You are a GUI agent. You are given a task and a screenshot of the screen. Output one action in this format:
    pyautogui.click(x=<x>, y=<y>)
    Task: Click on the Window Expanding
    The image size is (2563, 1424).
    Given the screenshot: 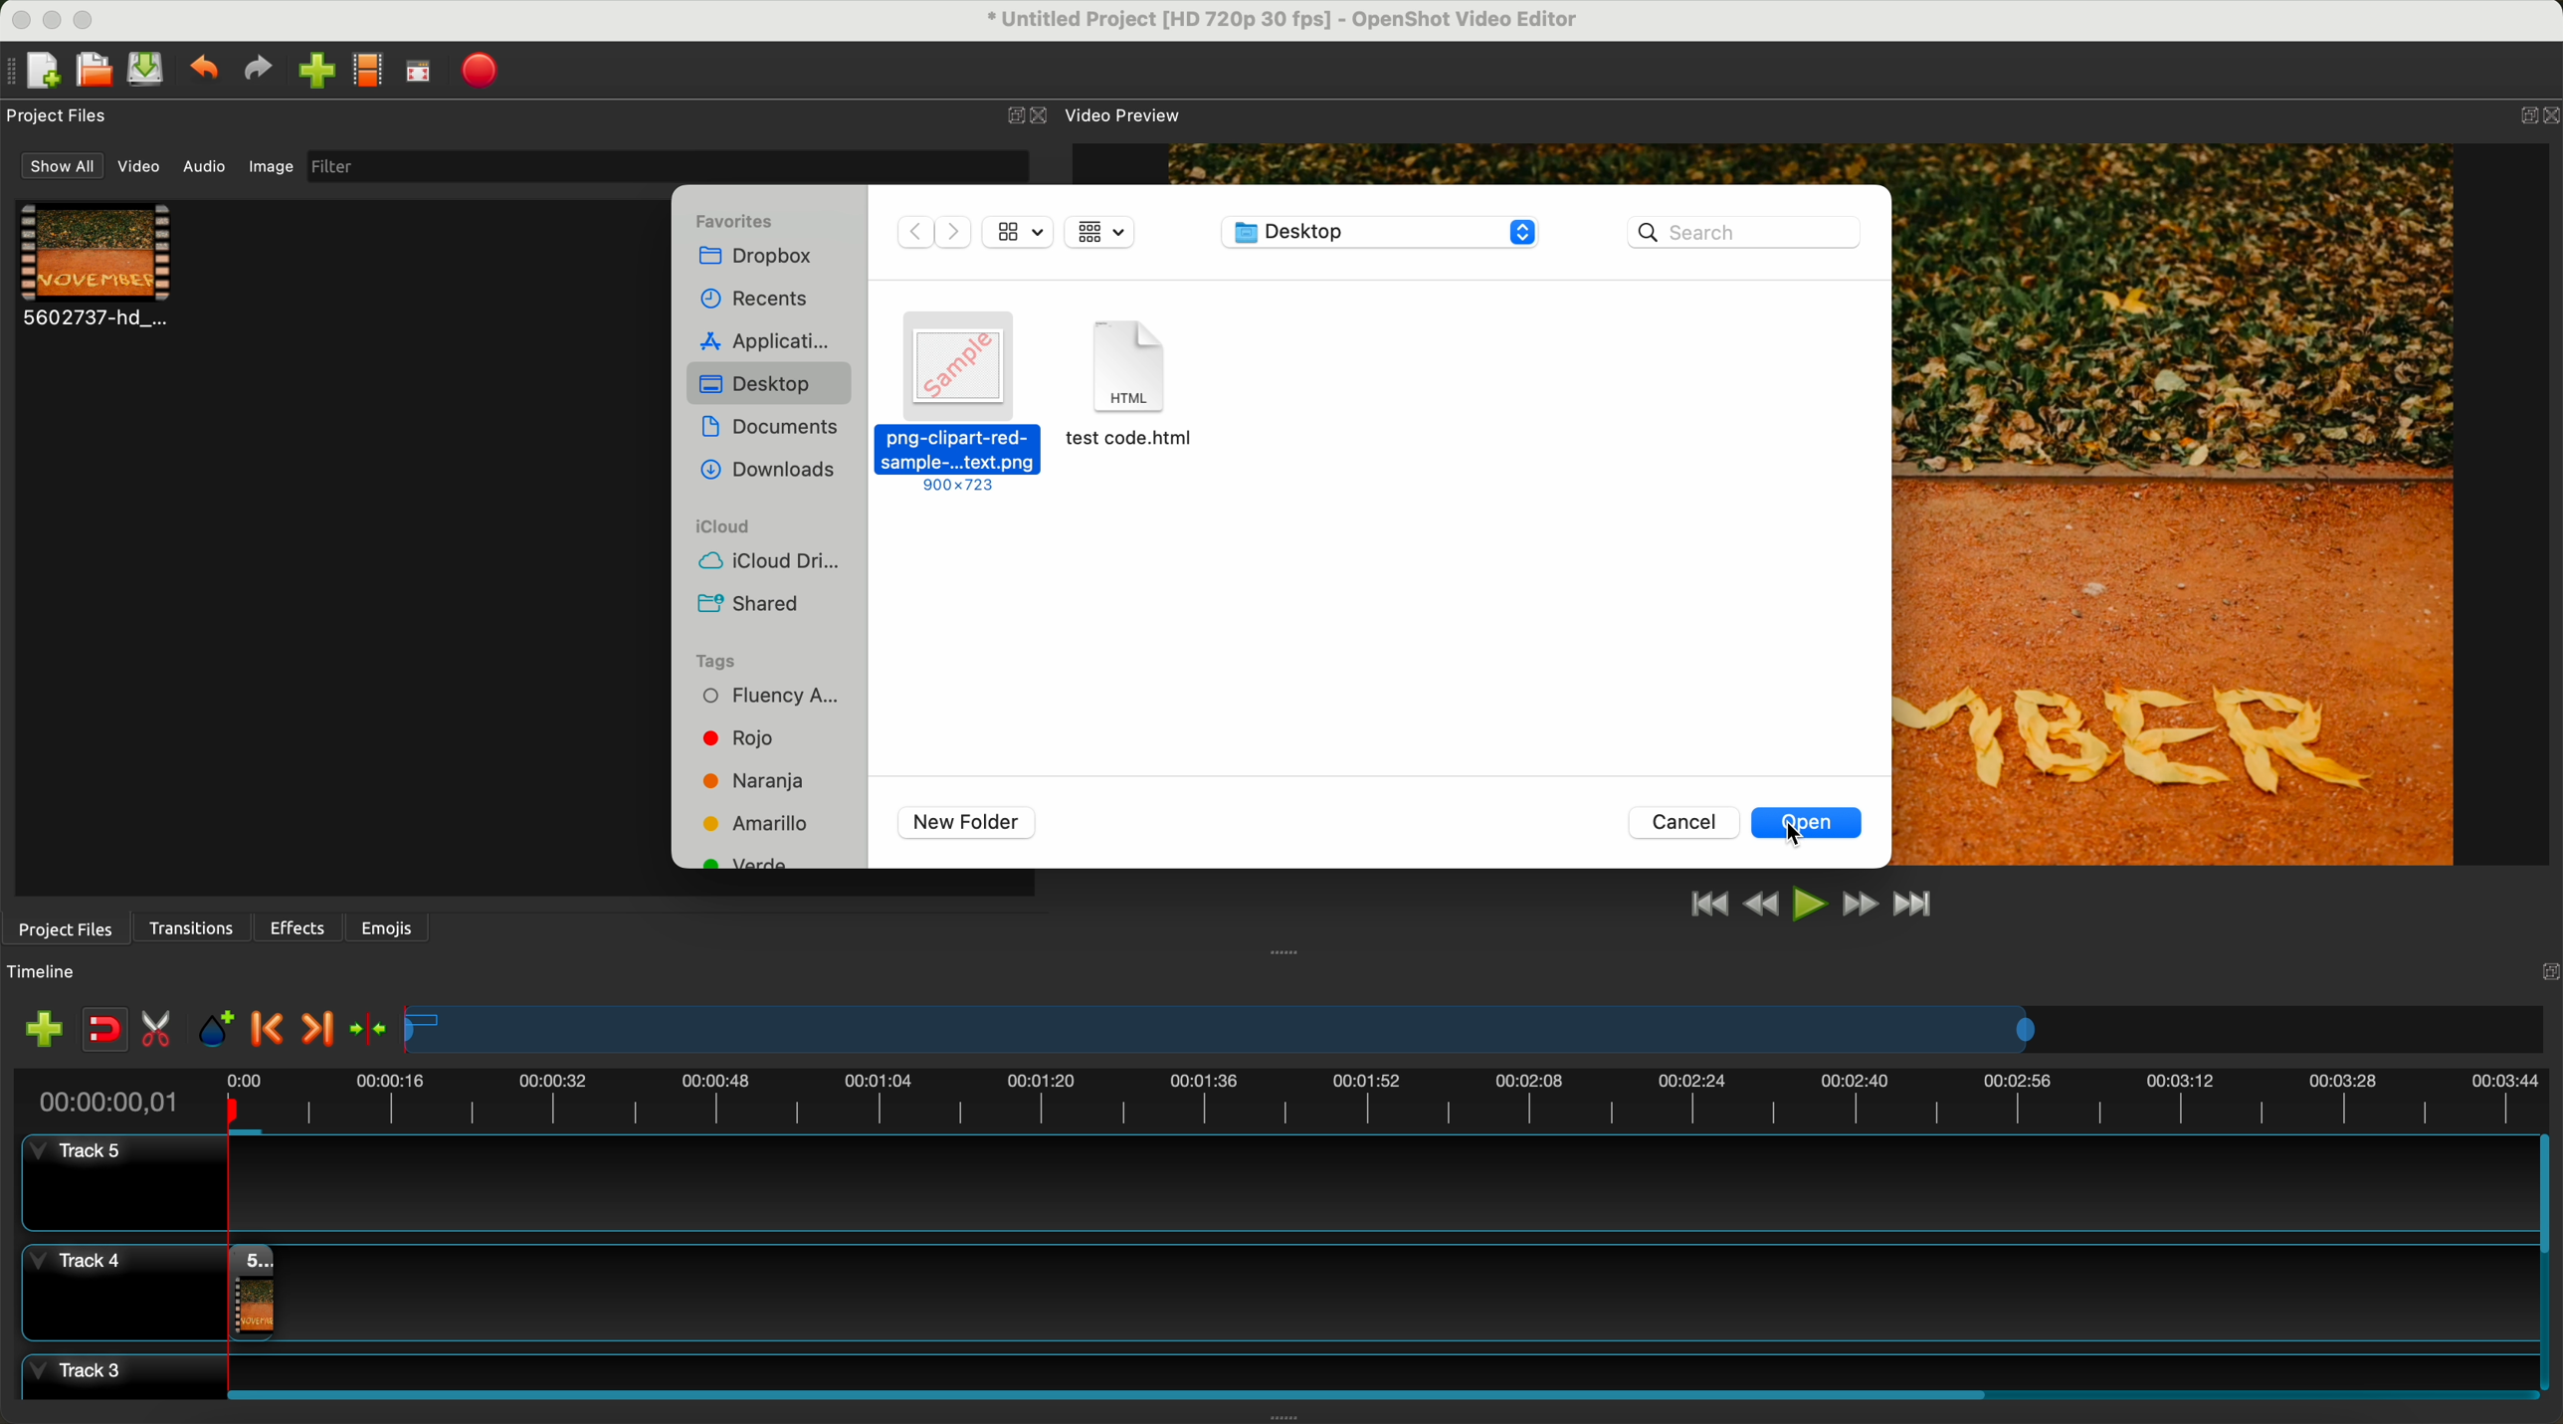 What is the action you would take?
    pyautogui.click(x=1285, y=1417)
    